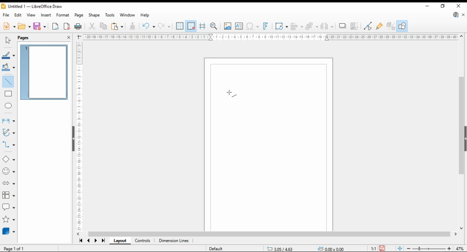 The height and width of the screenshot is (252, 467). What do you see at coordinates (203, 25) in the screenshot?
I see `helplines for moving` at bounding box center [203, 25].